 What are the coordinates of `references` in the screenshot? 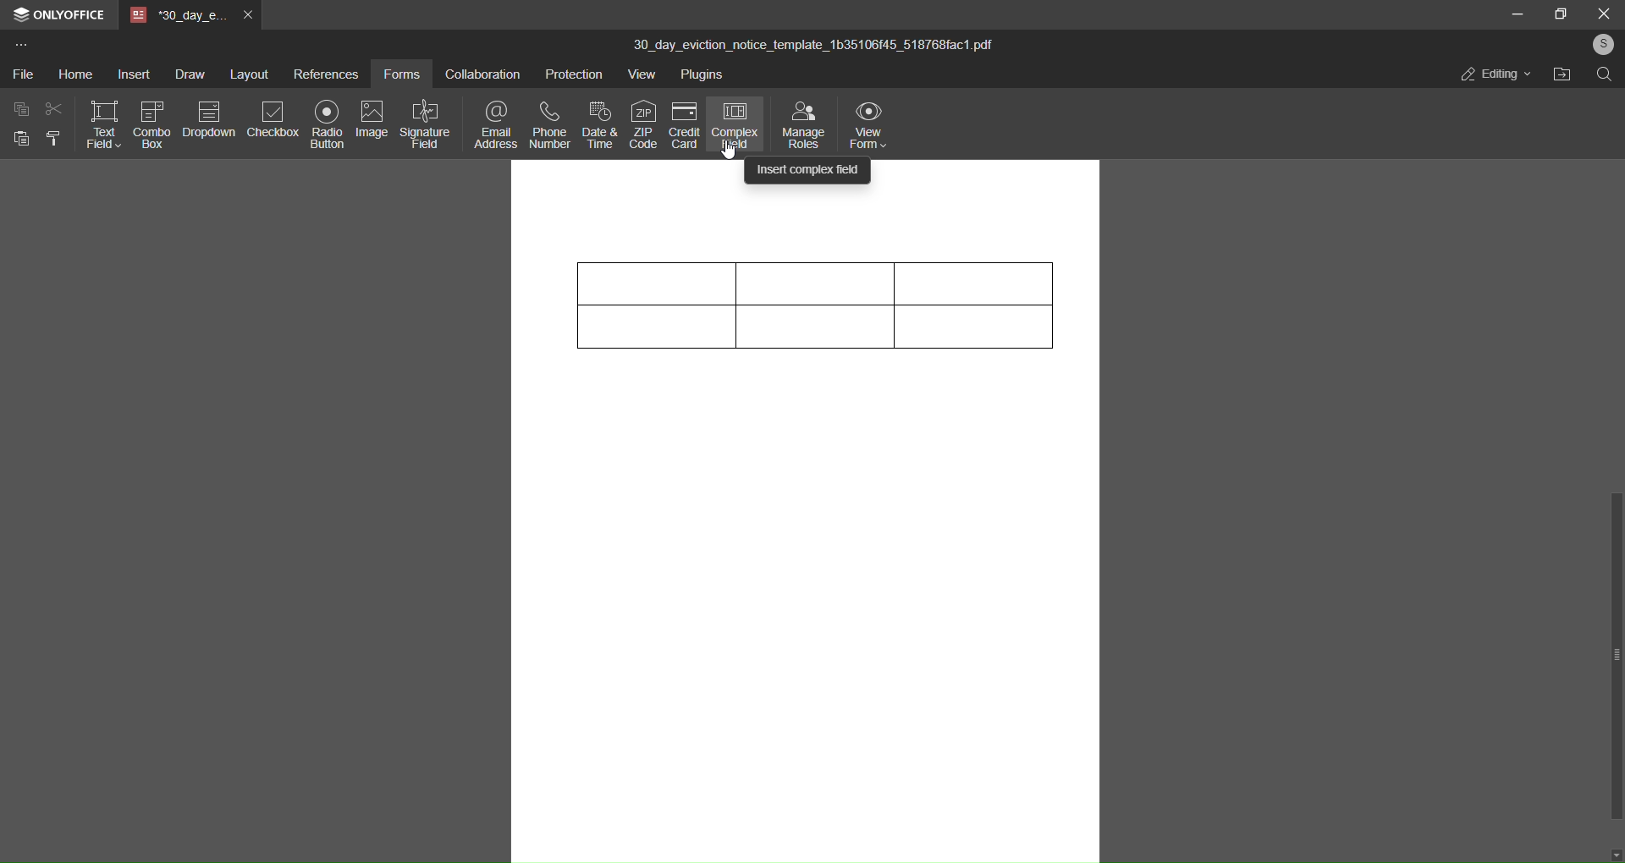 It's located at (323, 77).